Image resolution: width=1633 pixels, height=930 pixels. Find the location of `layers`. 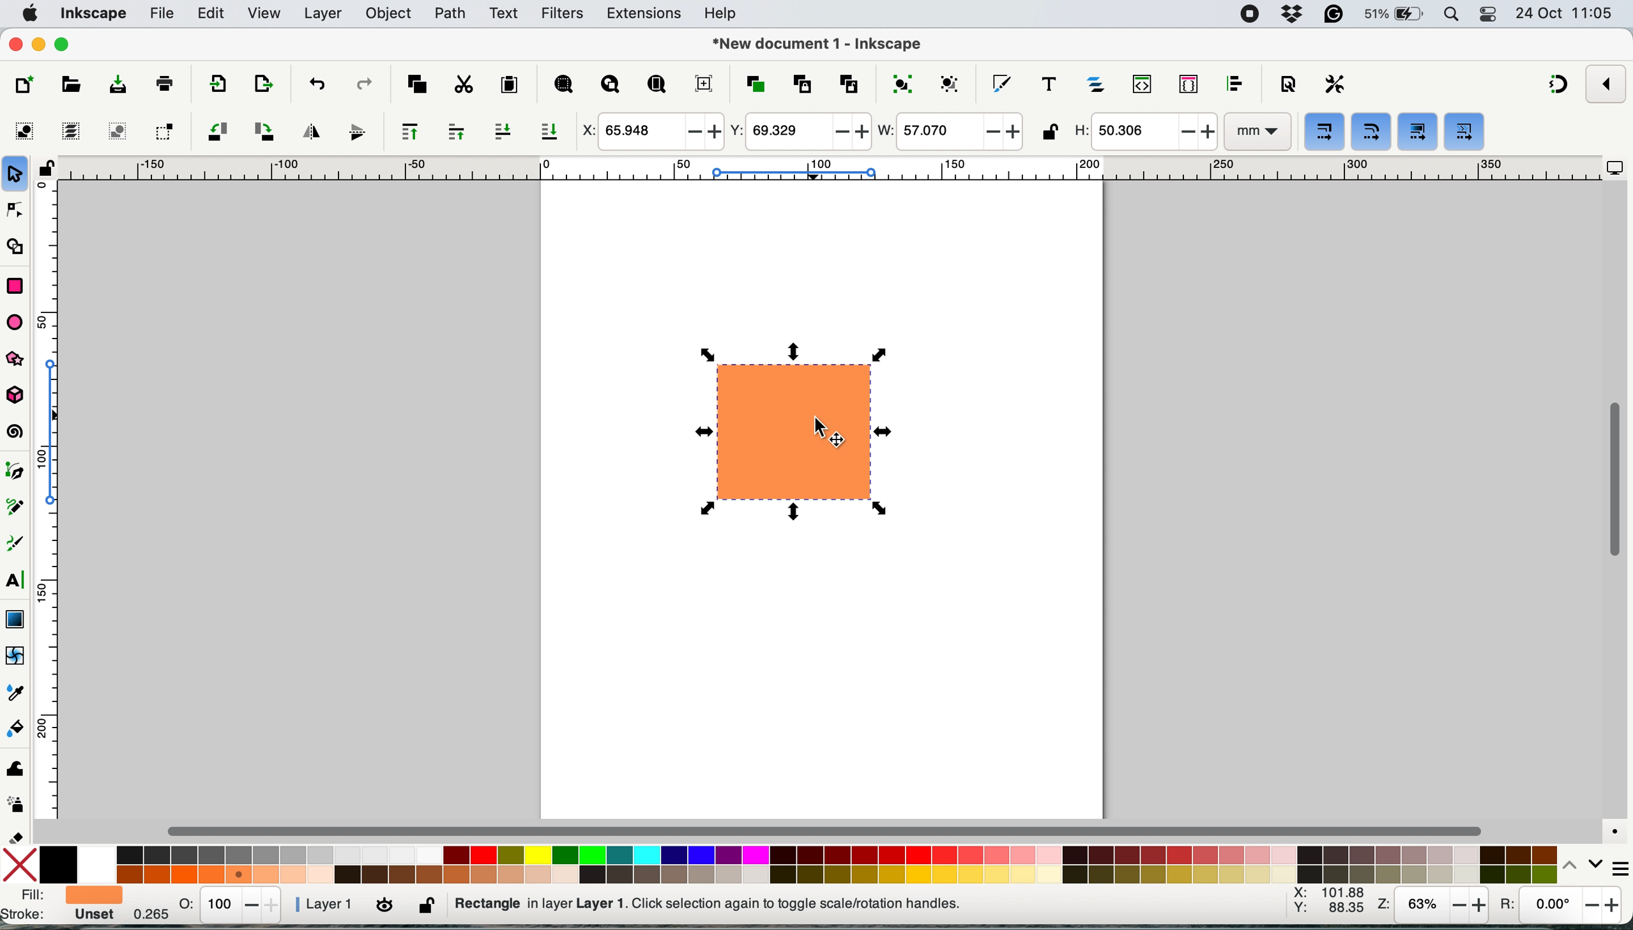

layers is located at coordinates (323, 13).